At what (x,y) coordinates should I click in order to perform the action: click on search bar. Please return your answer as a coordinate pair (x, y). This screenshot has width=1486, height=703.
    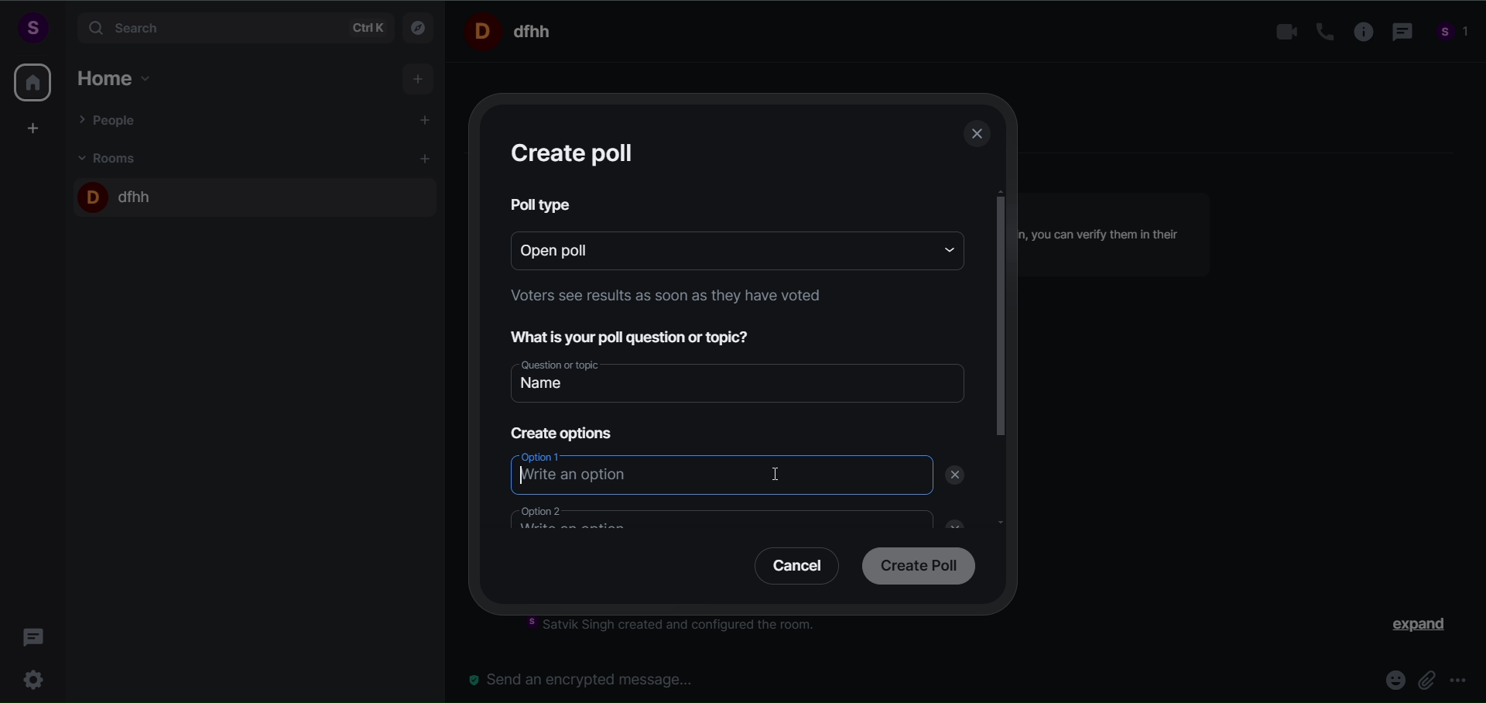
    Looking at the image, I should click on (232, 28).